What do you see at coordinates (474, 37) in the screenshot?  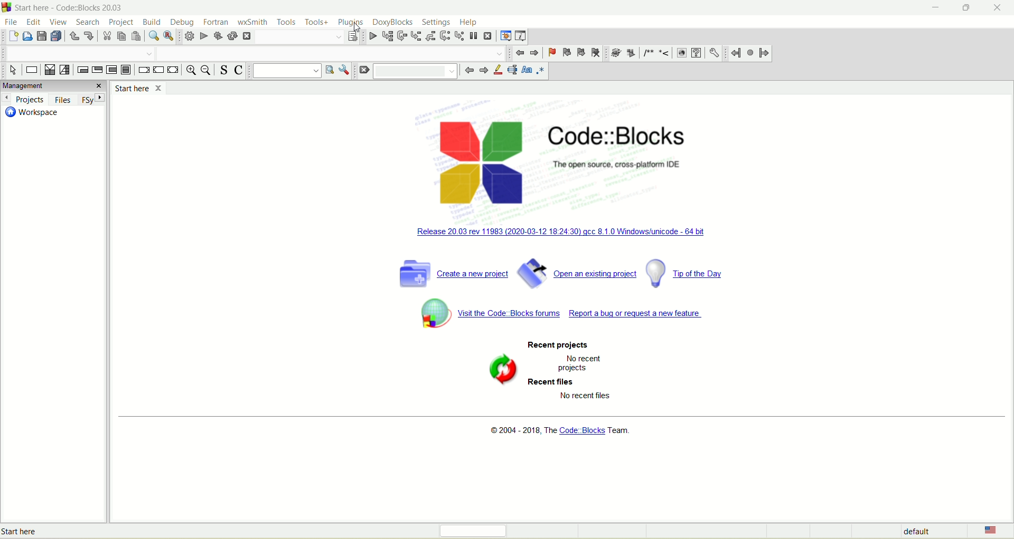 I see `break debugger` at bounding box center [474, 37].